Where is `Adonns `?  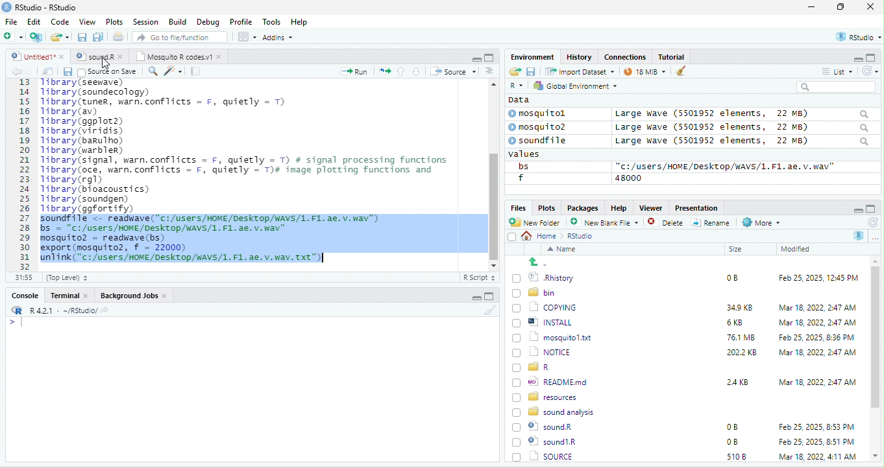 Adonns  is located at coordinates (278, 40).